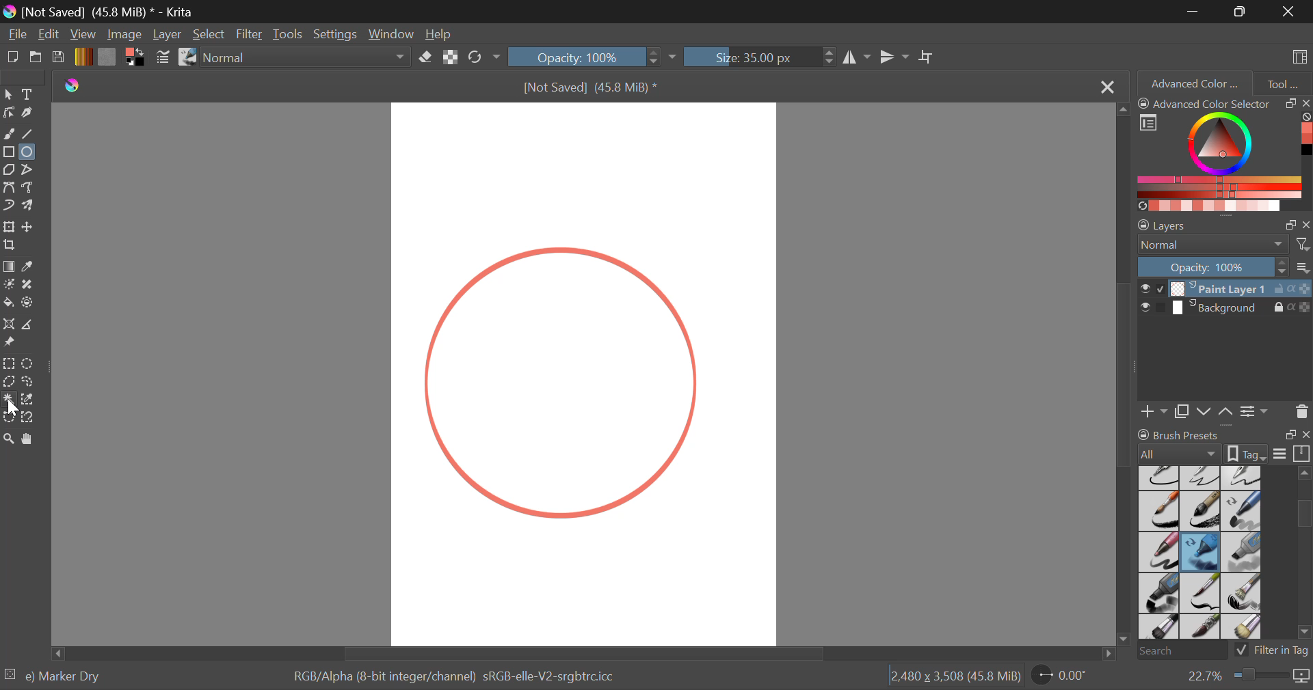 This screenshot has height=690, width=1313. I want to click on Color Display Info, so click(459, 679).